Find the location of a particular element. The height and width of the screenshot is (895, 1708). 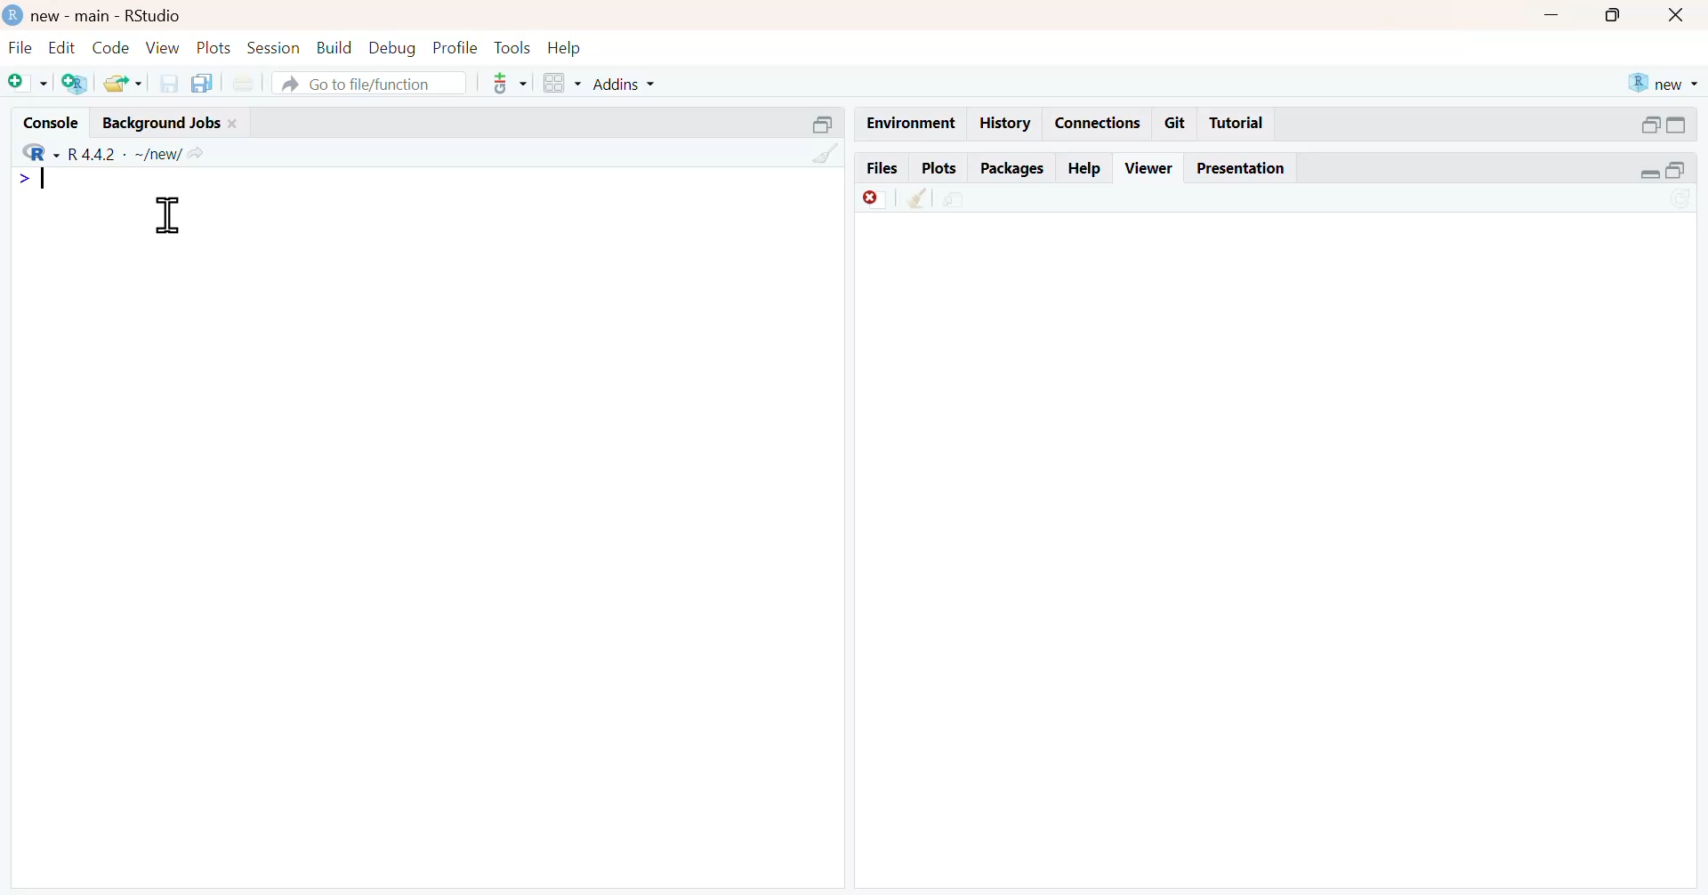

connections is located at coordinates (1097, 123).